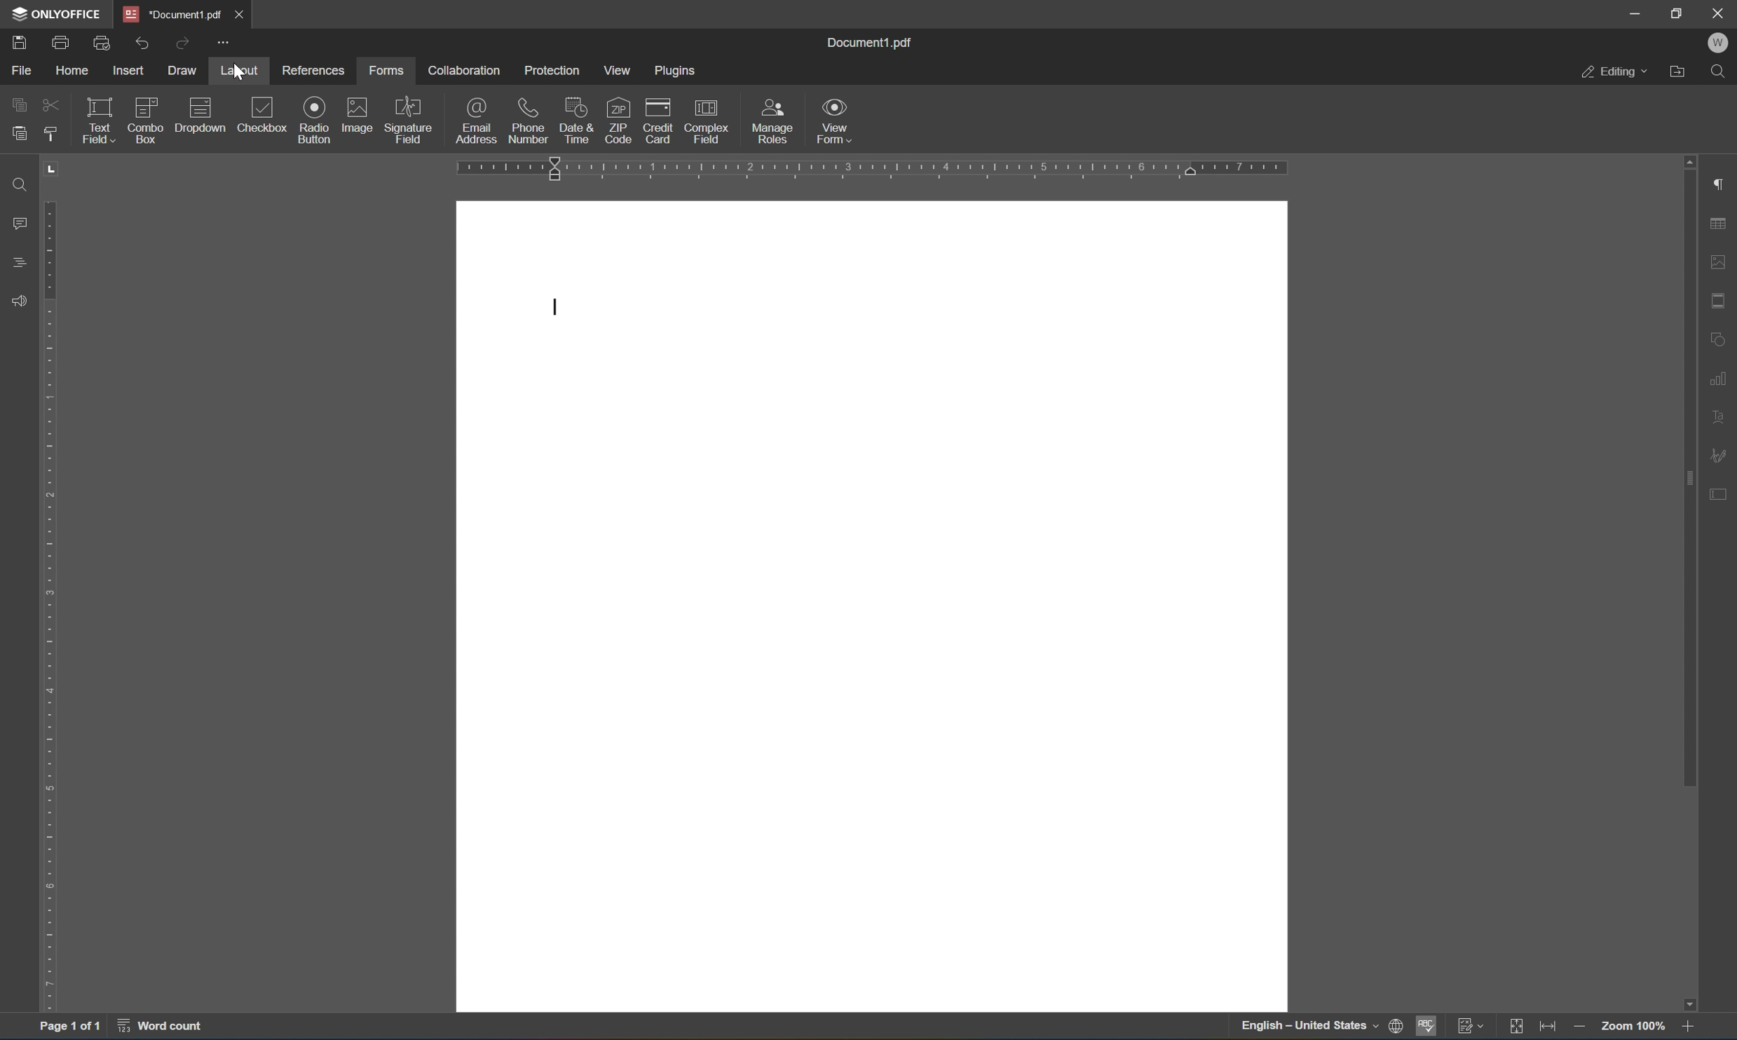  I want to click on colaboration, so click(465, 69).